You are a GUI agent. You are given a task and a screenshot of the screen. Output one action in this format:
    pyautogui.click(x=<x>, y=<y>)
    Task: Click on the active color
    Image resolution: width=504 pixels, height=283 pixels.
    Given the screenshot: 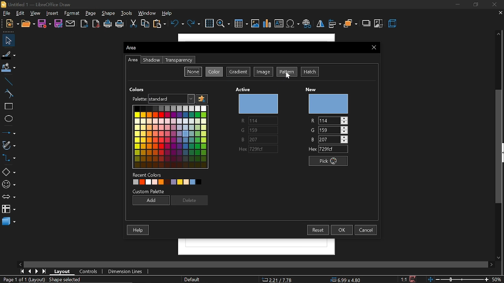 What is the action you would take?
    pyautogui.click(x=259, y=104)
    